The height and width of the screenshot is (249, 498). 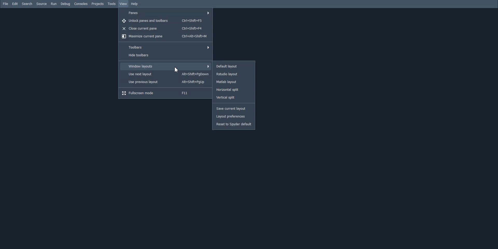 I want to click on Tools, so click(x=112, y=4).